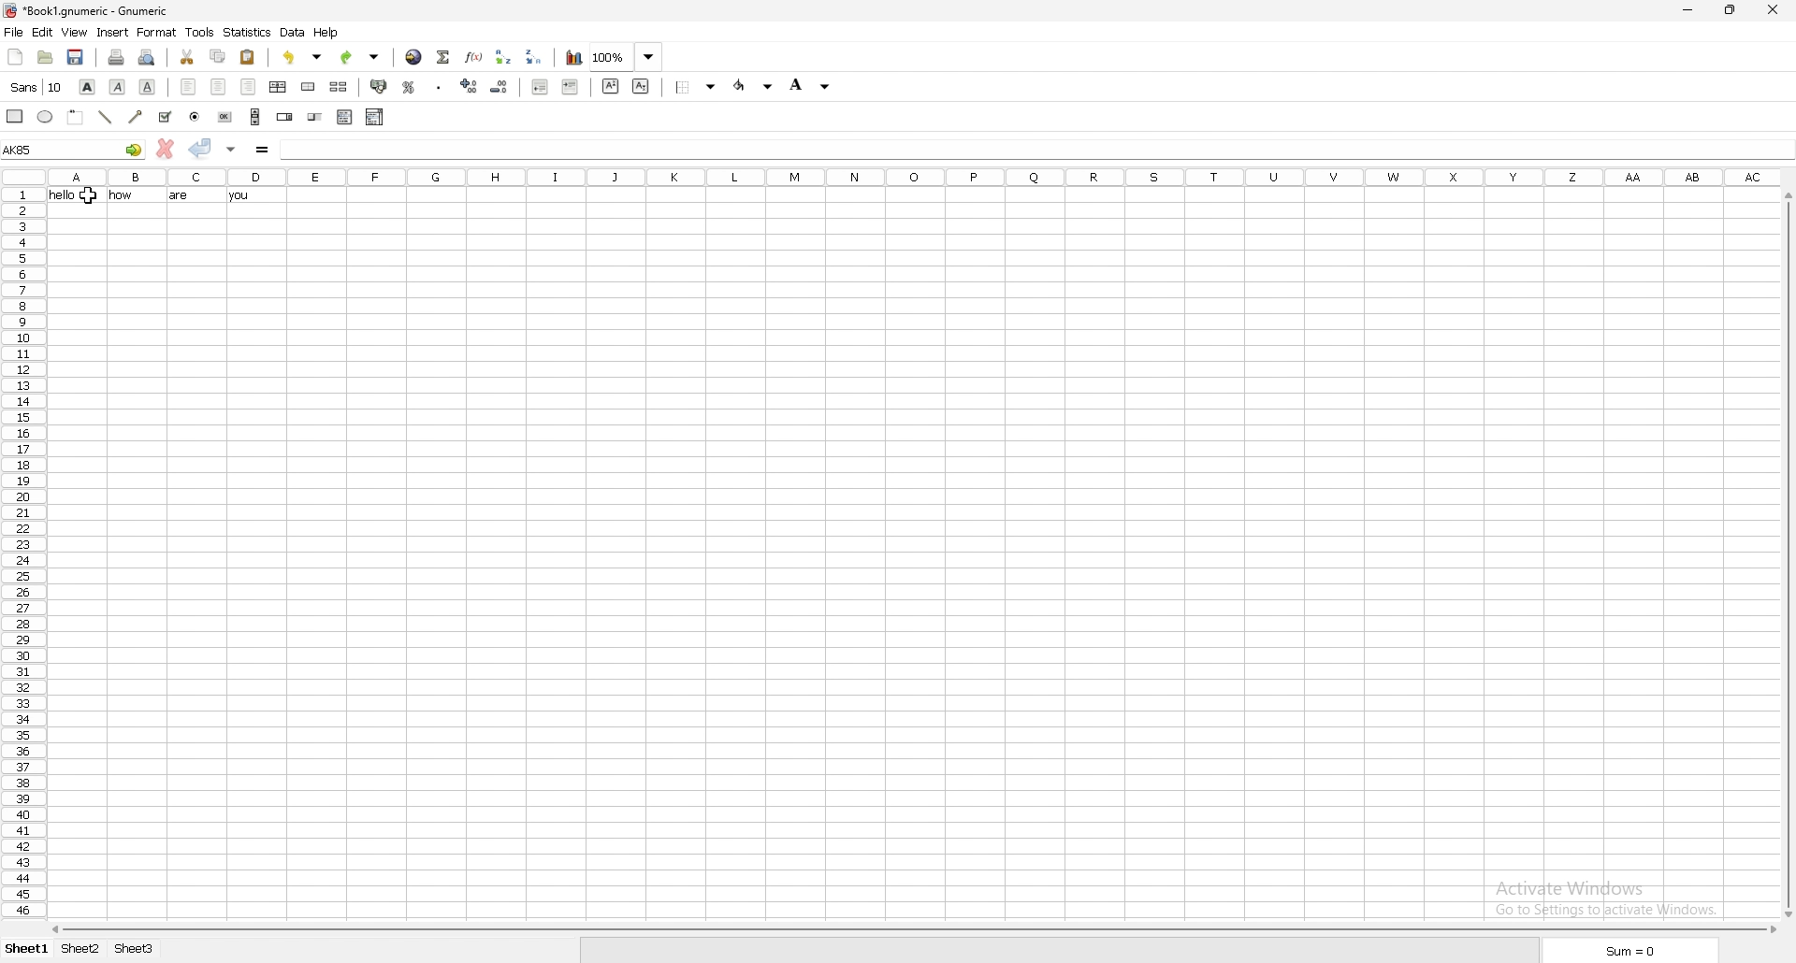 Image resolution: width=1796 pixels, height=963 pixels. Describe the element at coordinates (44, 117) in the screenshot. I see `ellipse` at that location.